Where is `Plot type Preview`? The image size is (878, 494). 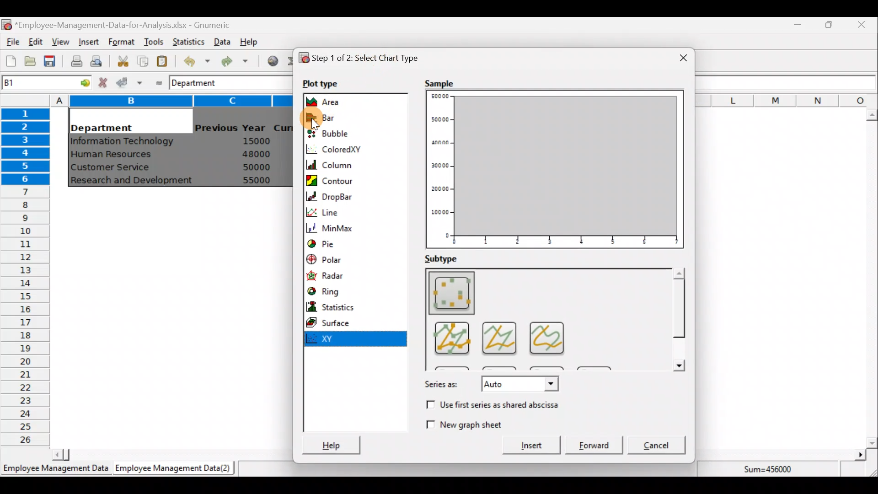 Plot type Preview is located at coordinates (553, 169).